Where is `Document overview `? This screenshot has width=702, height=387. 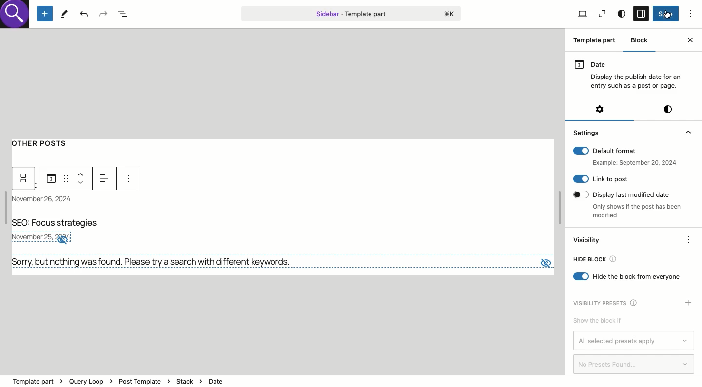 Document overview  is located at coordinates (126, 15).